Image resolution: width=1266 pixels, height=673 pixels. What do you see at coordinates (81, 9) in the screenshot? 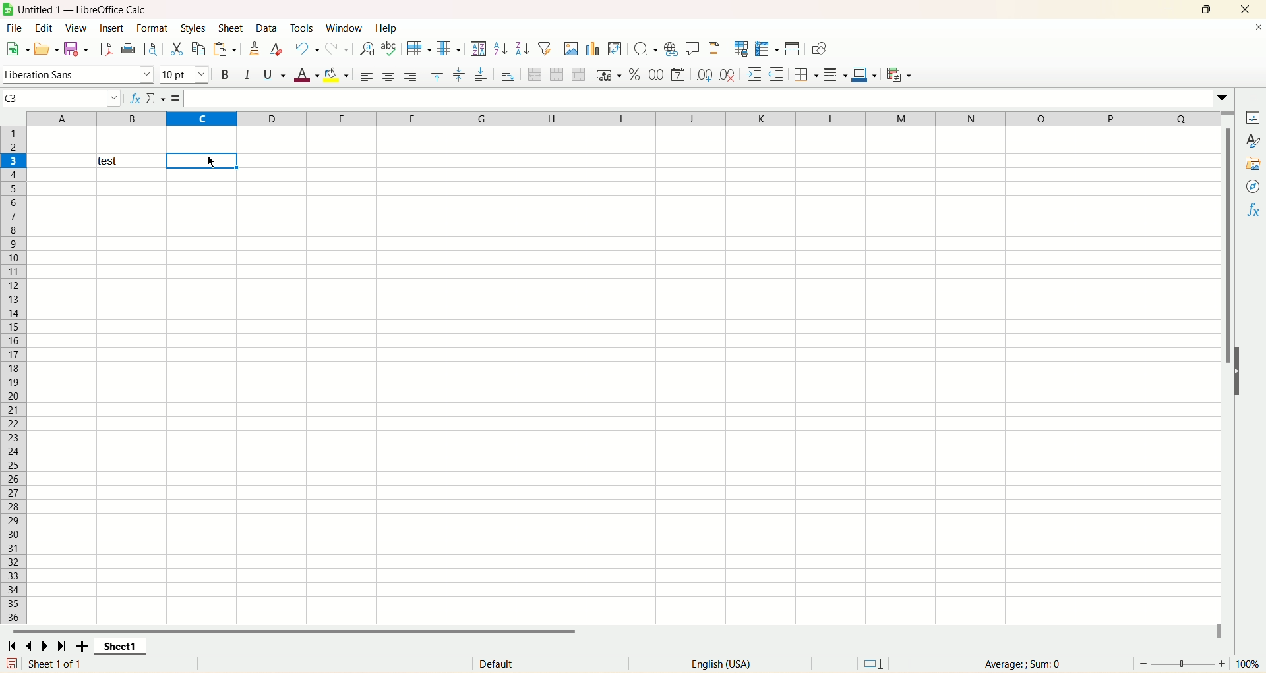
I see `Untitled 1 — LibreOffice Calc` at bounding box center [81, 9].